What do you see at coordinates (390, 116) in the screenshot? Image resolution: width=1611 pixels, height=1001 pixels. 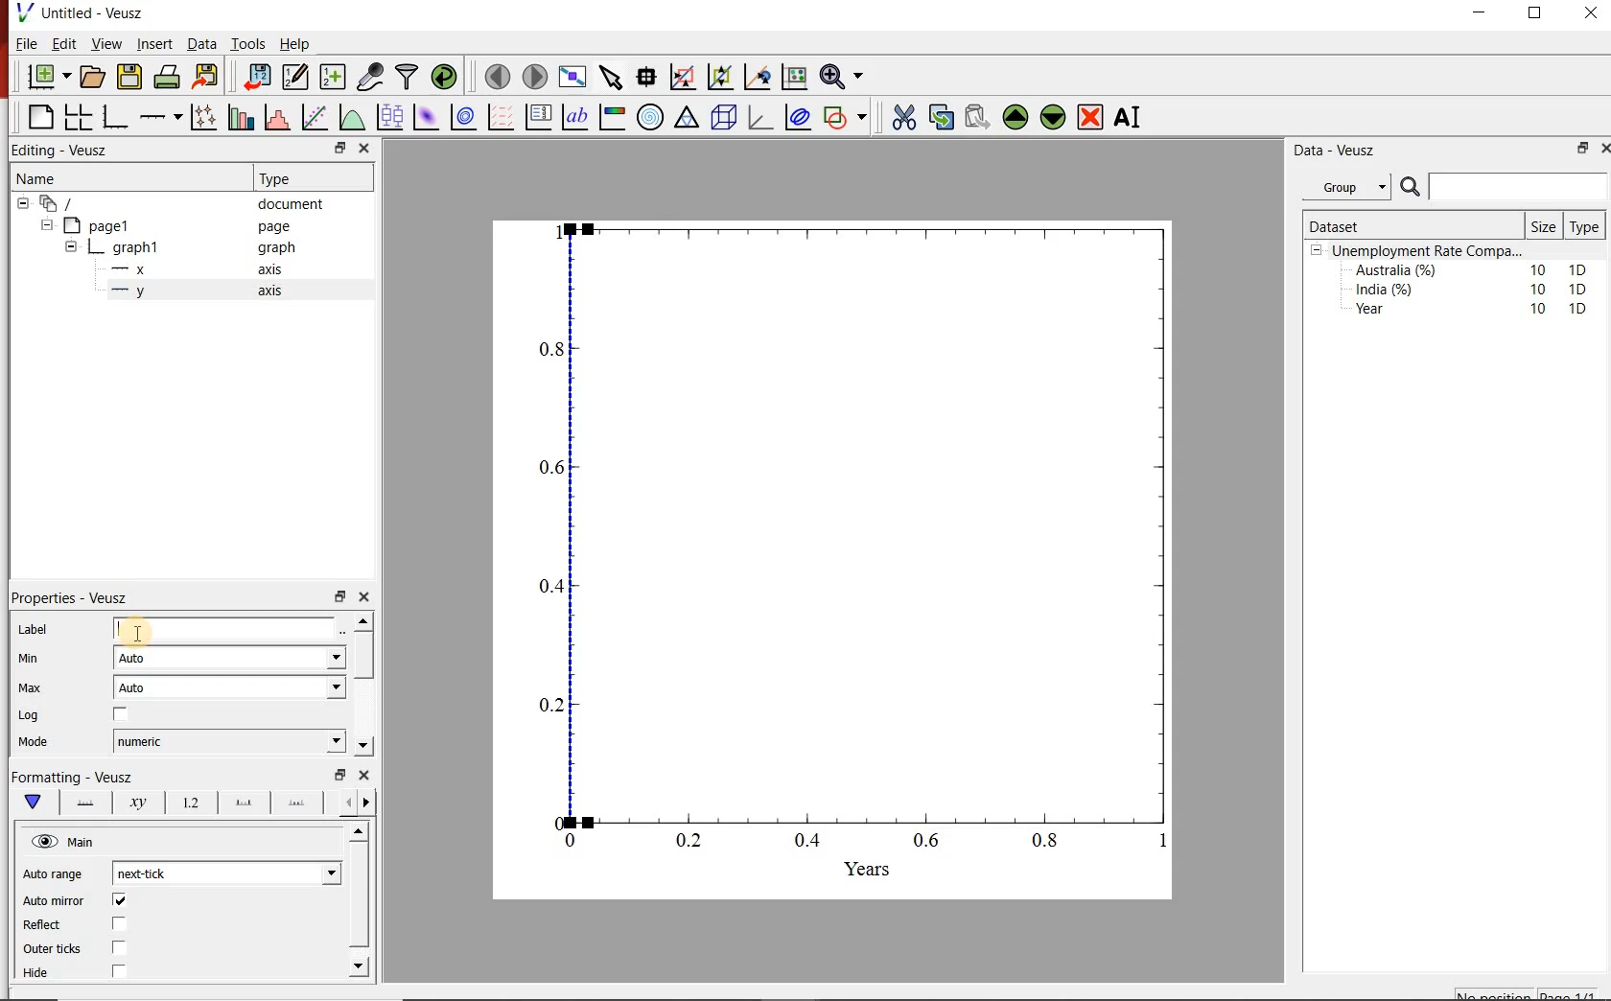 I see `plot box plots` at bounding box center [390, 116].